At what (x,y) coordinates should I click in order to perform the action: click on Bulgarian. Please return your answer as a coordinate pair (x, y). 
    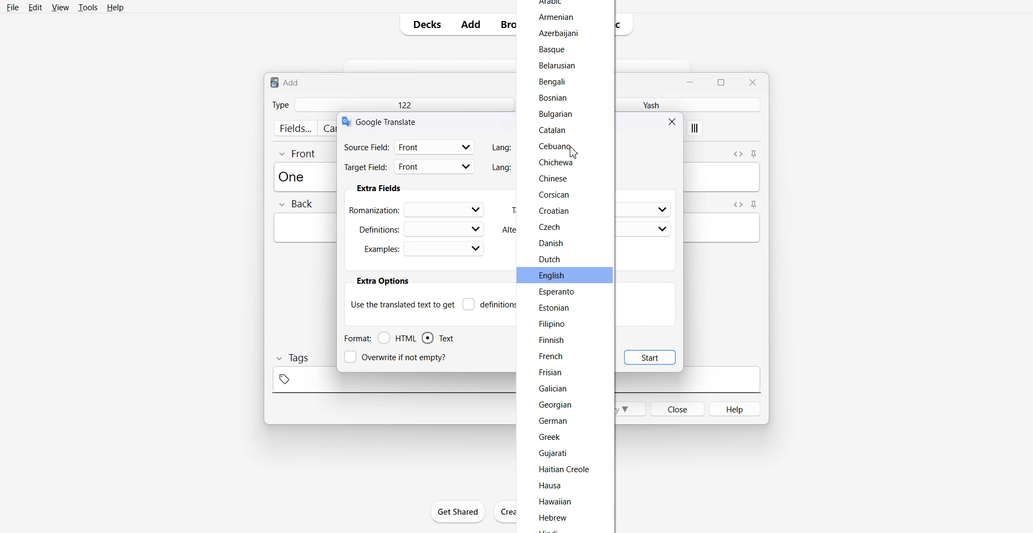
    Looking at the image, I should click on (555, 114).